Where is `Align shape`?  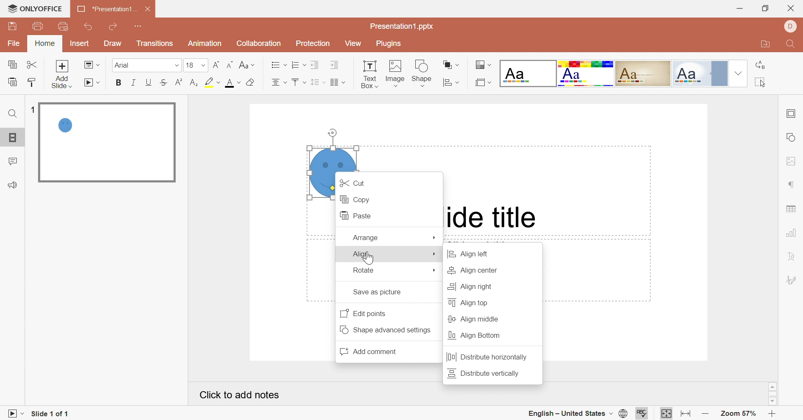
Align shape is located at coordinates (453, 83).